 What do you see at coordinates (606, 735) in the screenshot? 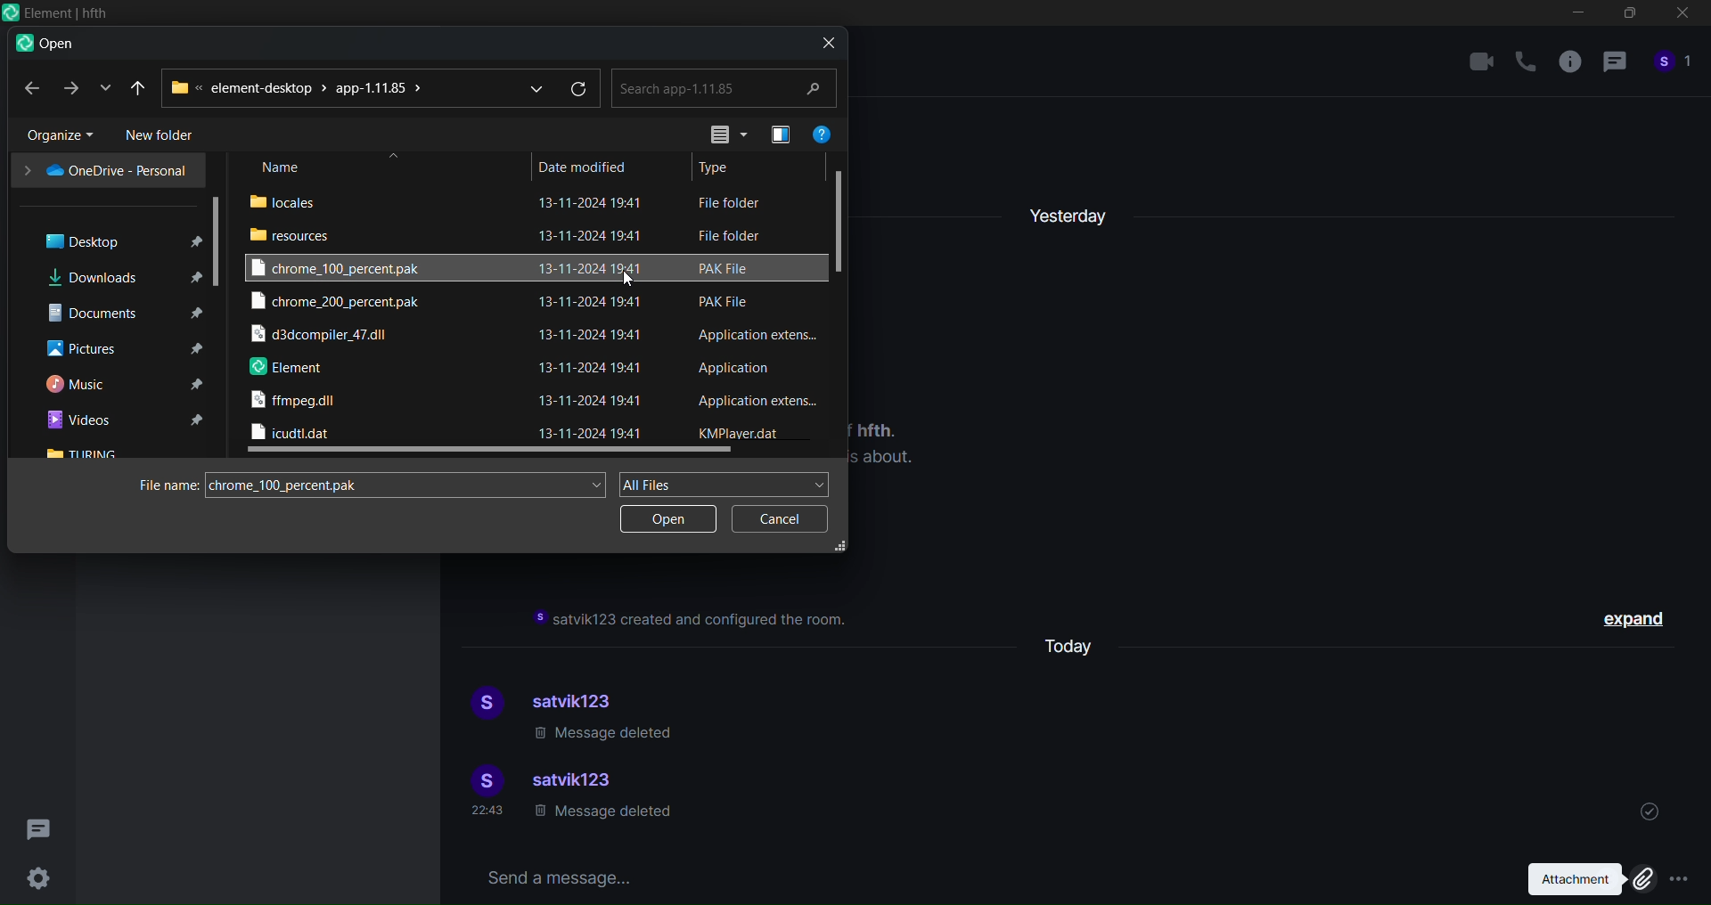
I see `message deleted` at bounding box center [606, 735].